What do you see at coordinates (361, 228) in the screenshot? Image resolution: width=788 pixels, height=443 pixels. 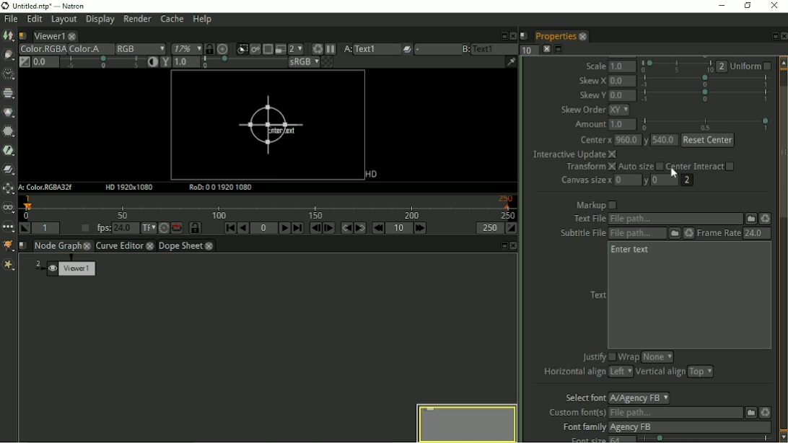 I see `Next keyframe` at bounding box center [361, 228].